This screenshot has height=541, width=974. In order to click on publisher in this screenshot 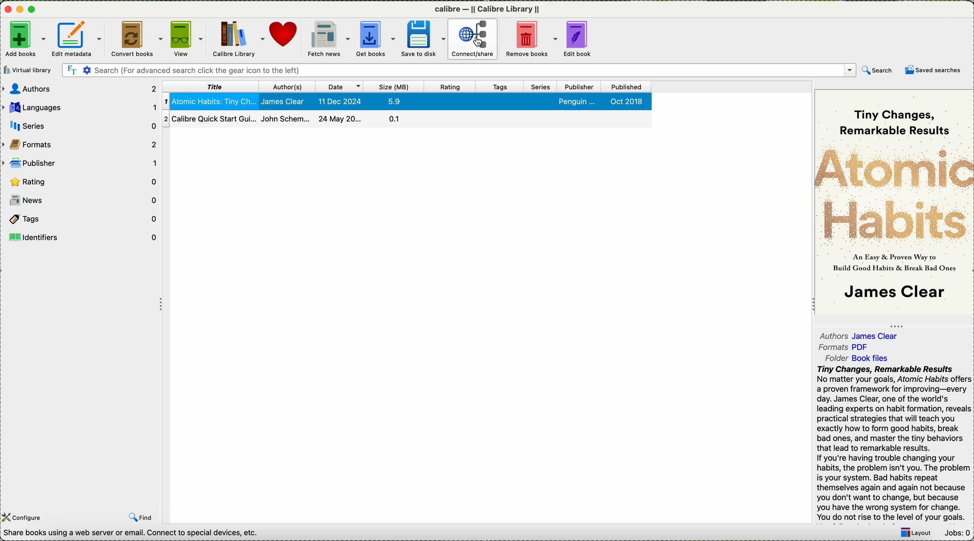, I will do `click(579, 86)`.